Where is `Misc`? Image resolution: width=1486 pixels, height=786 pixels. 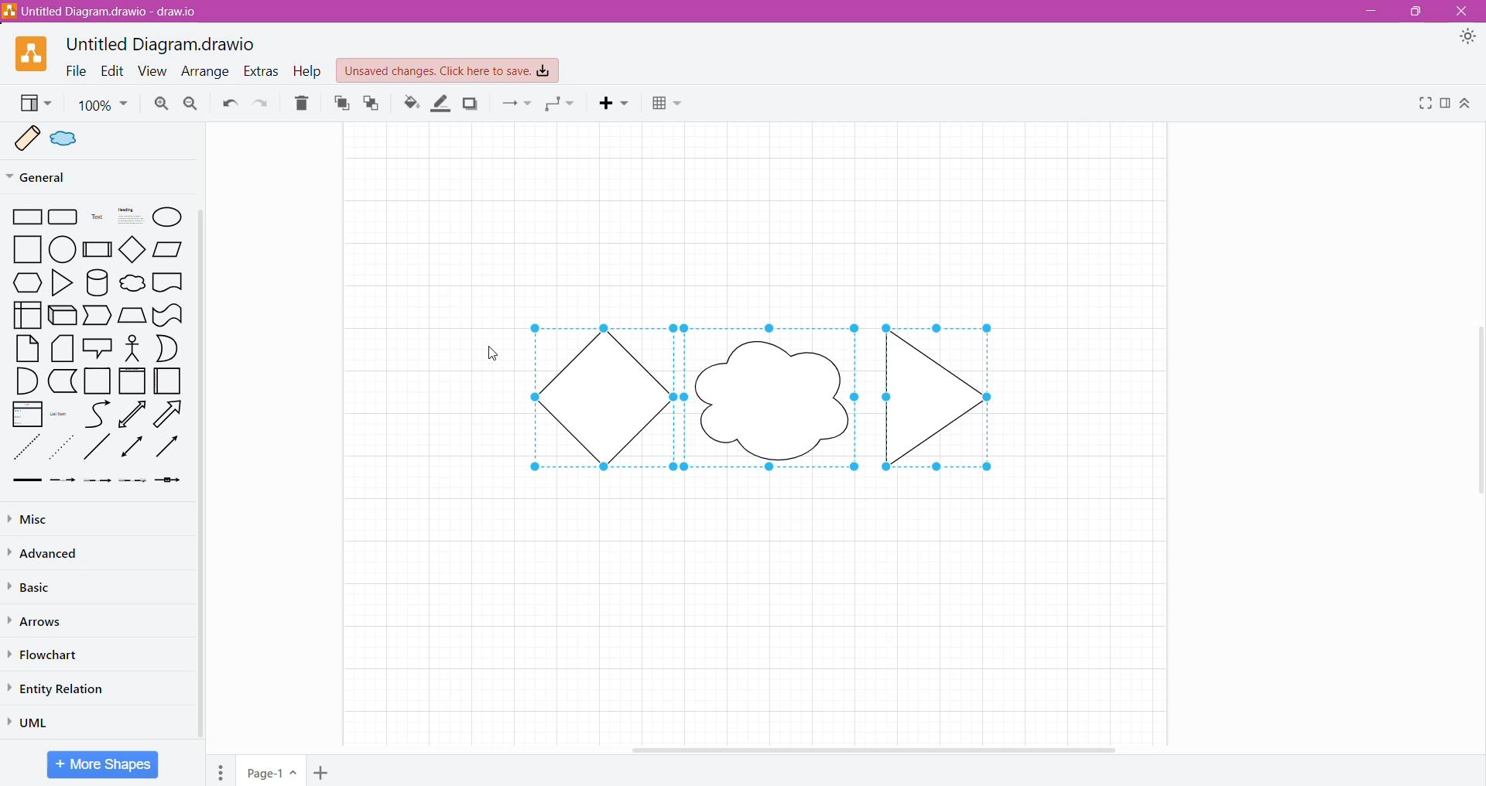 Misc is located at coordinates (40, 518).